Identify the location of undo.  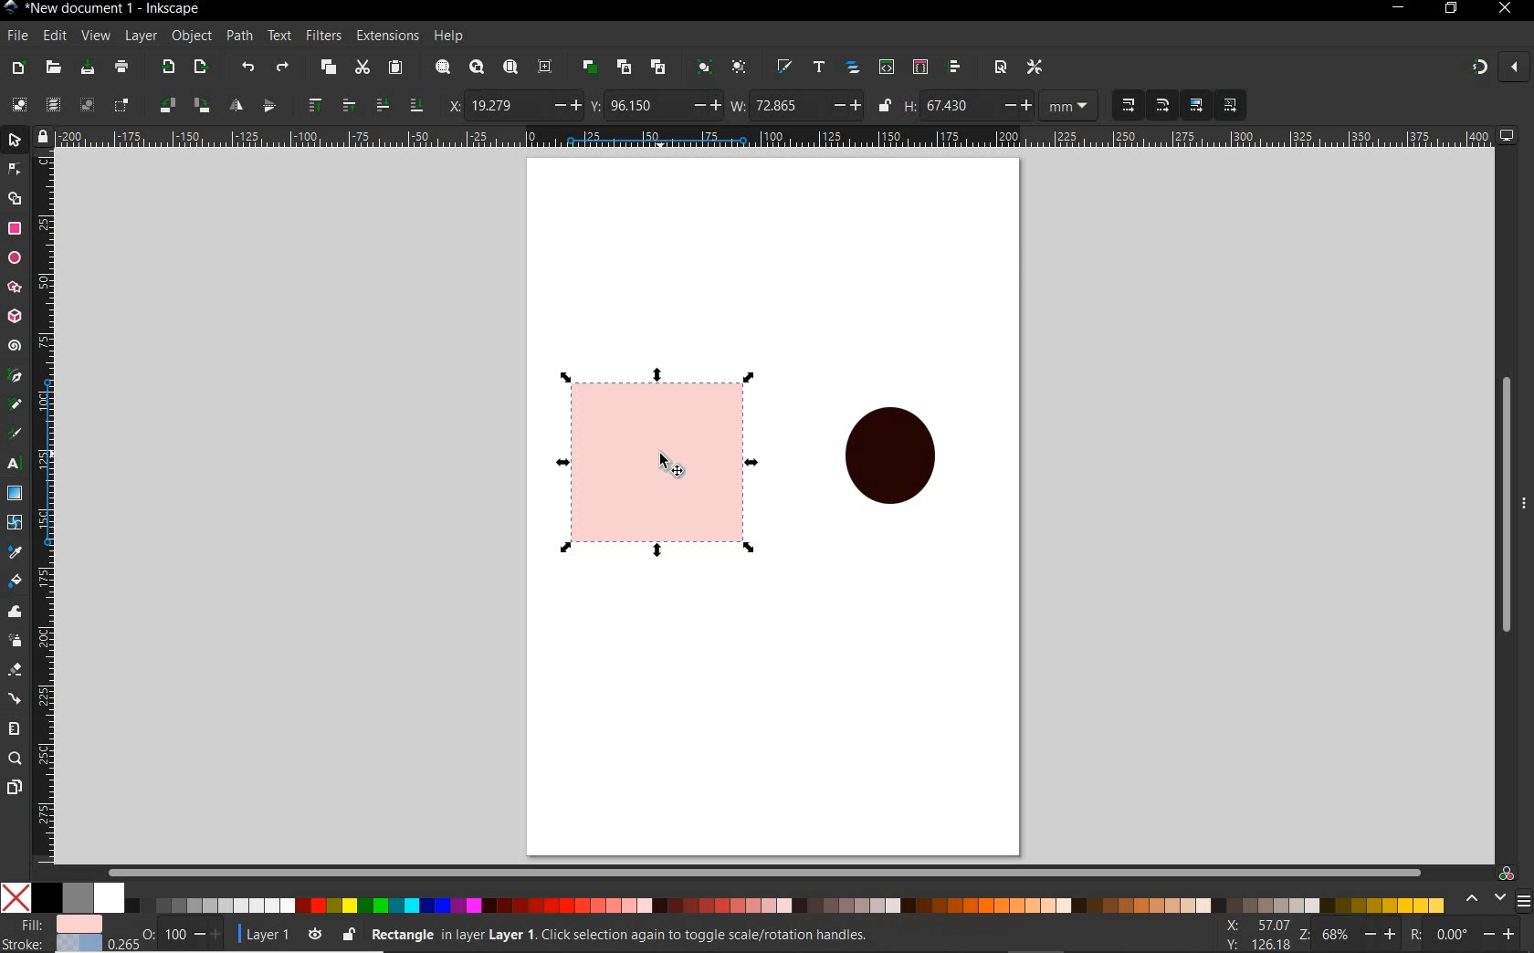
(249, 69).